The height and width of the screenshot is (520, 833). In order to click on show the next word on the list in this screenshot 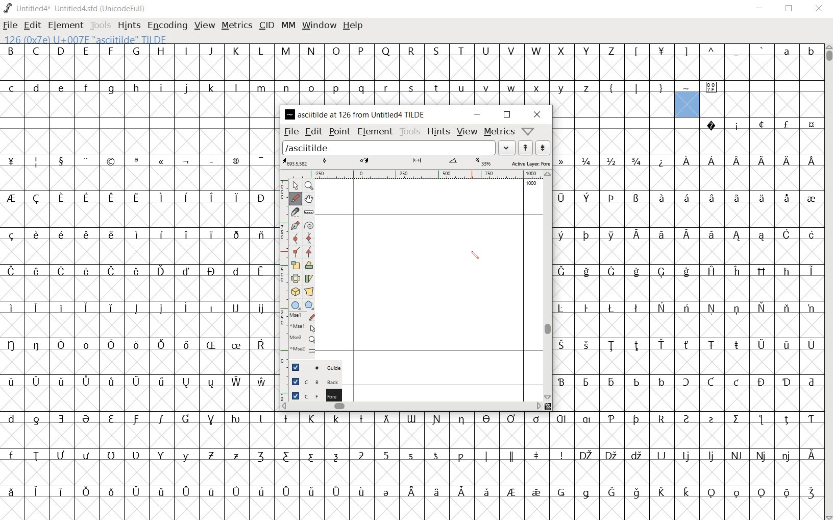, I will do `click(525, 148)`.